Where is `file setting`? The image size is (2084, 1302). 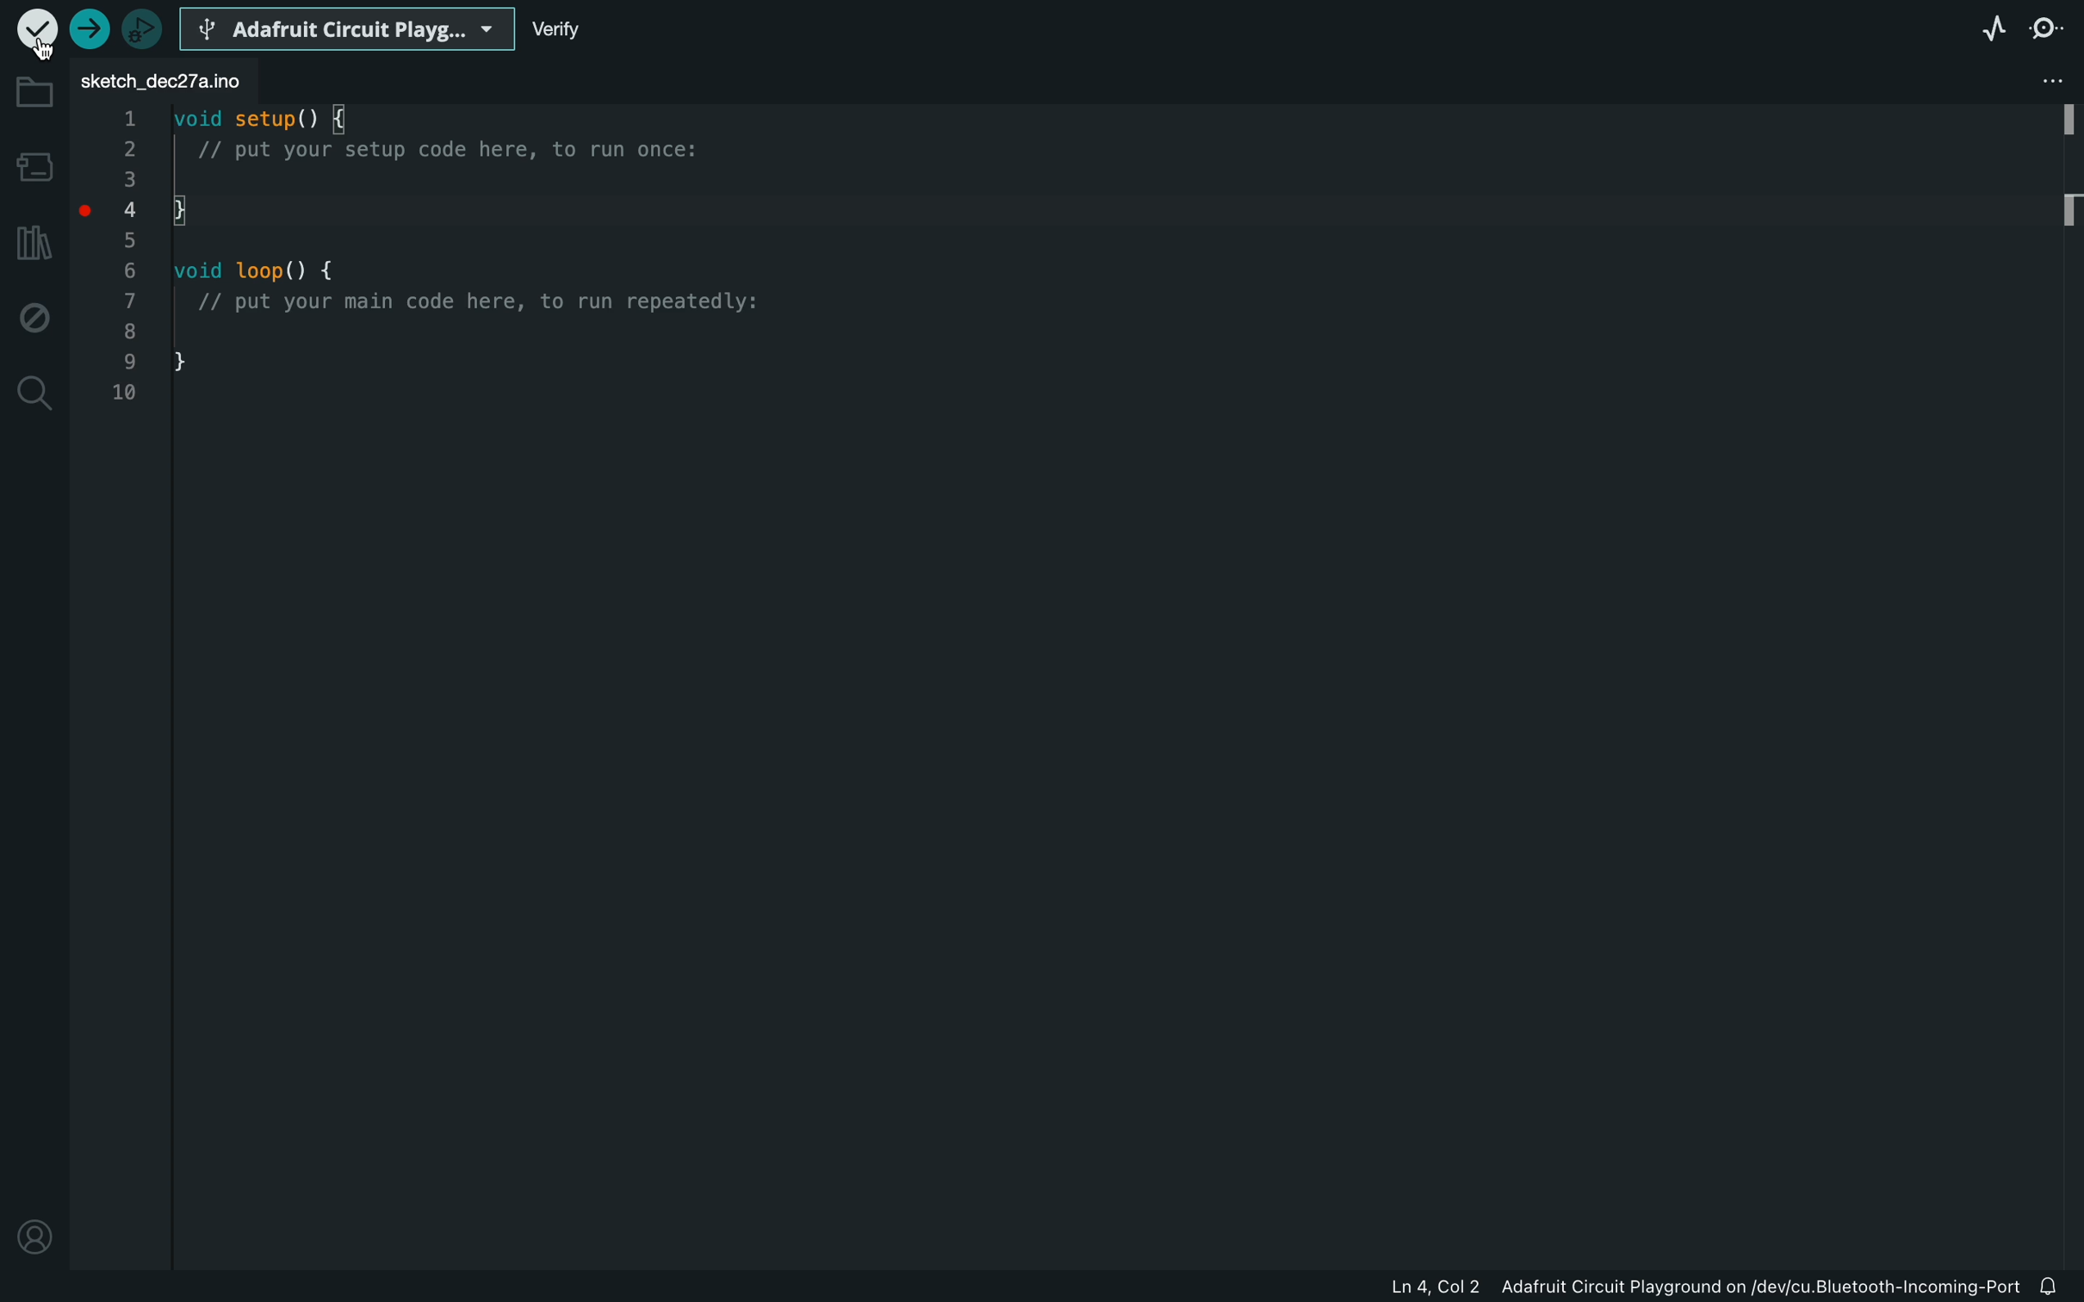 file setting is located at coordinates (2028, 82).